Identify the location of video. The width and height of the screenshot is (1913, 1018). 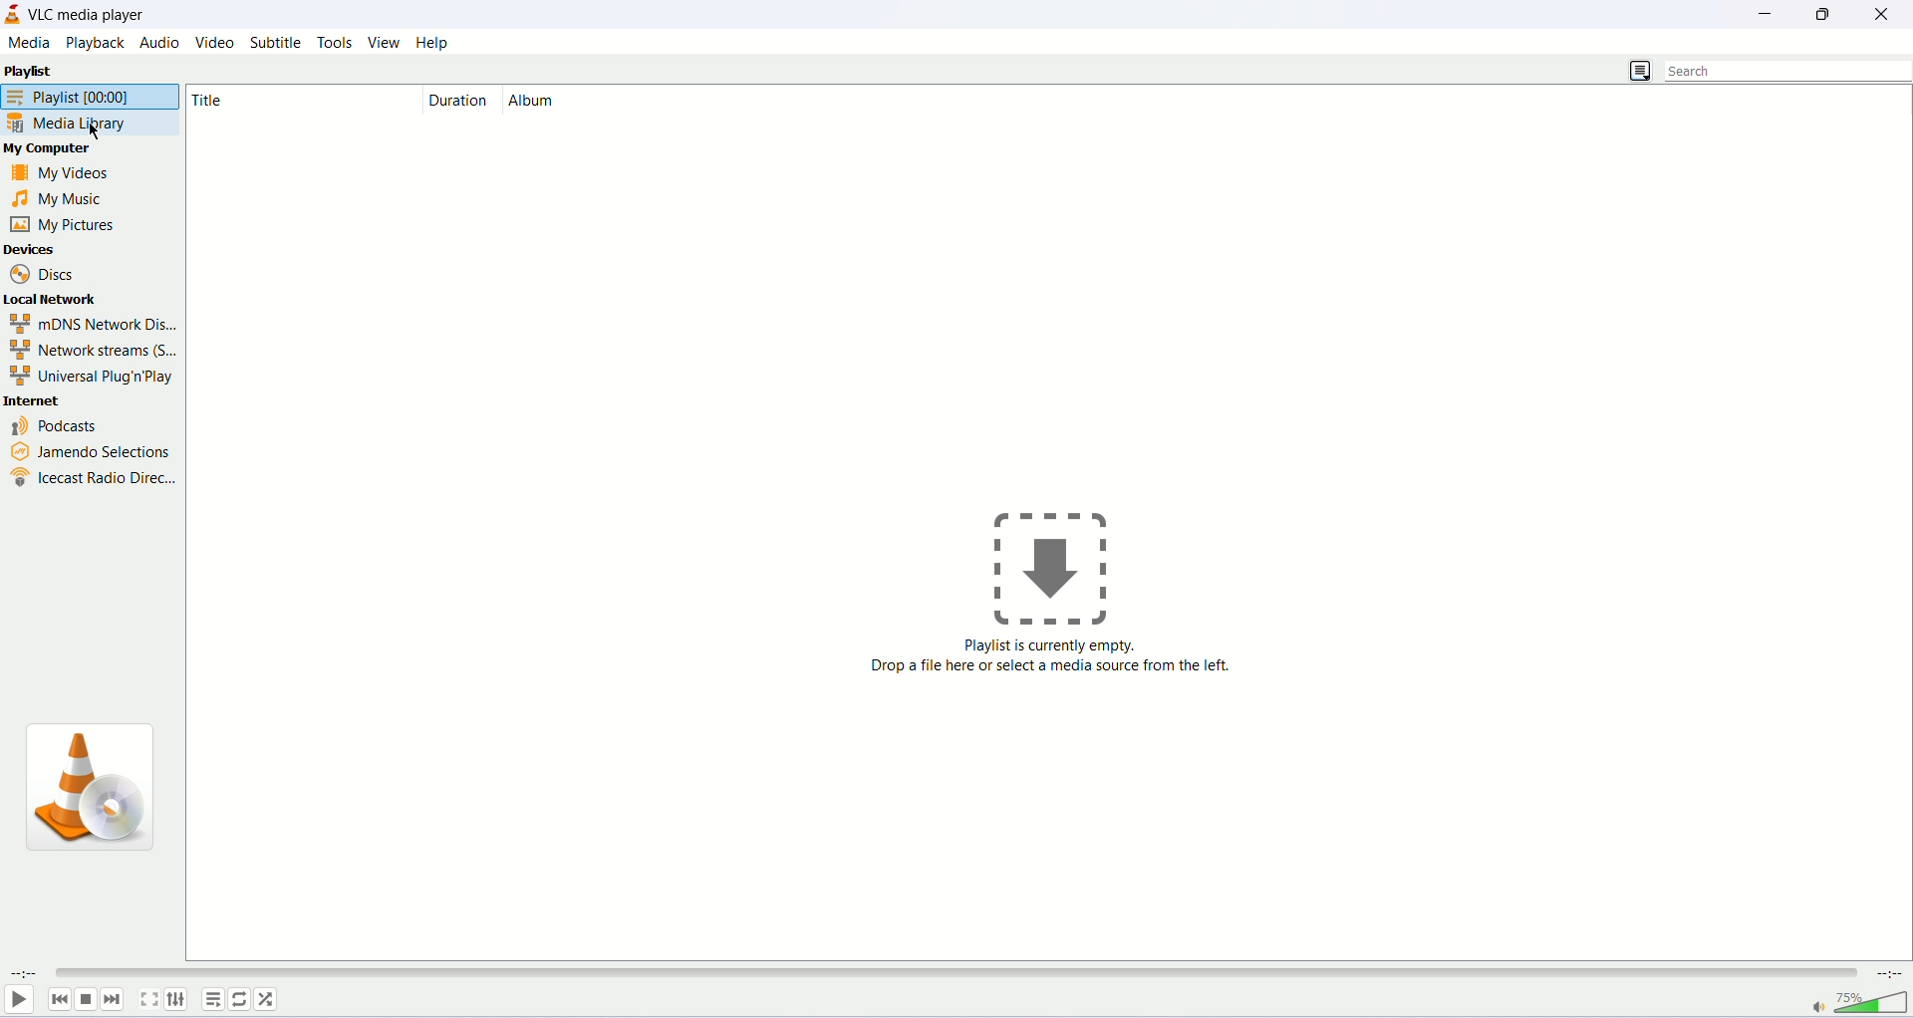
(217, 43).